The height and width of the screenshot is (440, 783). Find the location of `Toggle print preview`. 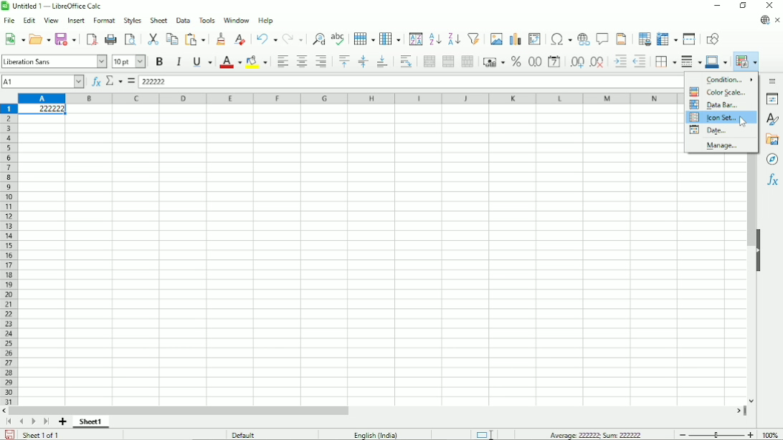

Toggle print preview is located at coordinates (130, 39).